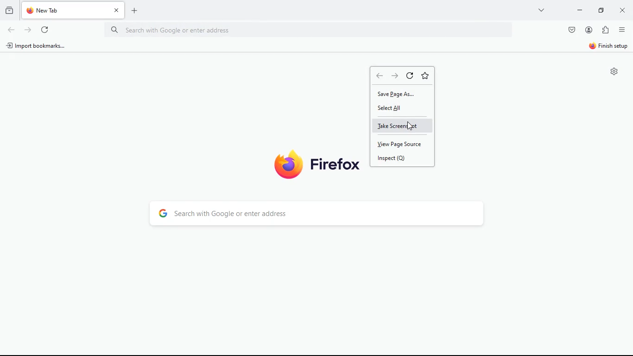 The image size is (633, 356). I want to click on refresh, so click(27, 30).